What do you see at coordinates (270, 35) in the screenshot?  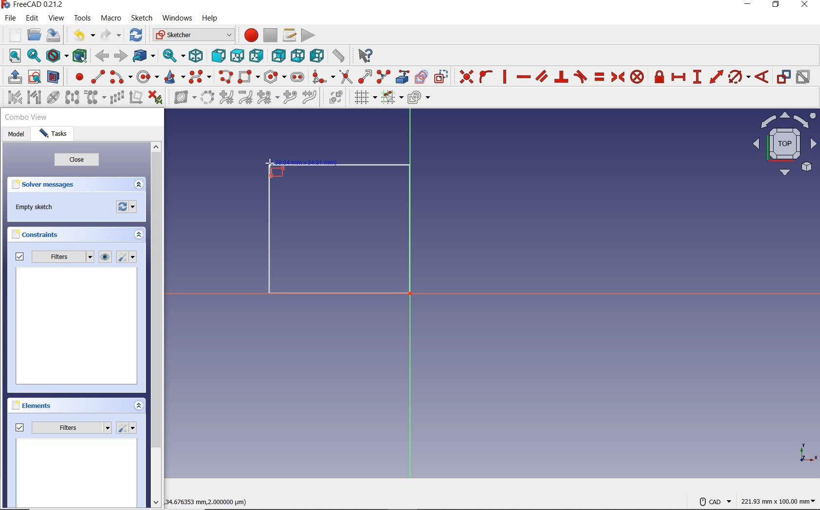 I see `stop macro recording` at bounding box center [270, 35].